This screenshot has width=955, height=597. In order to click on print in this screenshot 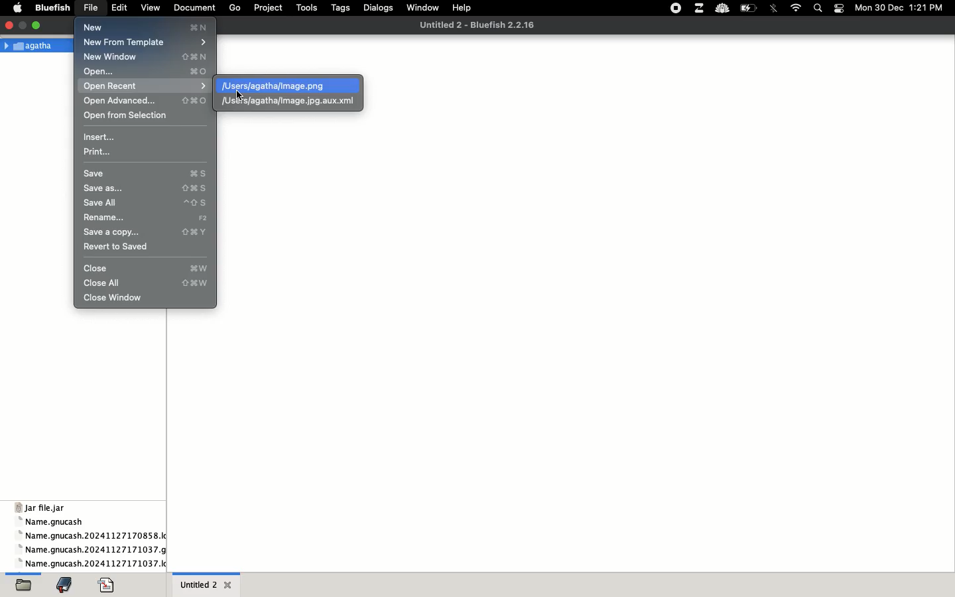, I will do `click(97, 151)`.